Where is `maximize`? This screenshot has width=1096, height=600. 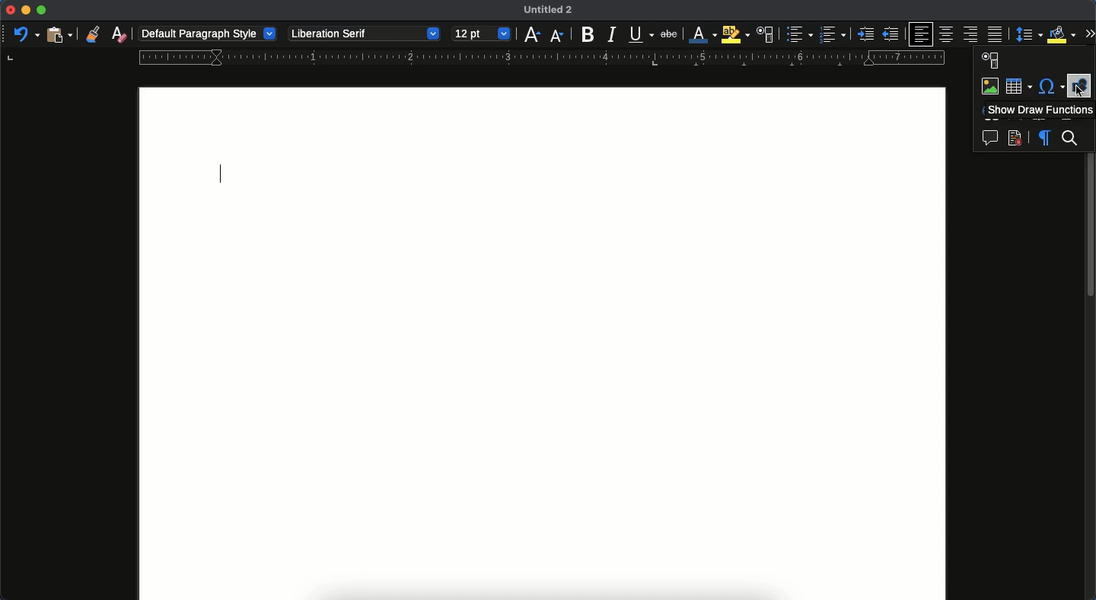
maximize is located at coordinates (41, 11).